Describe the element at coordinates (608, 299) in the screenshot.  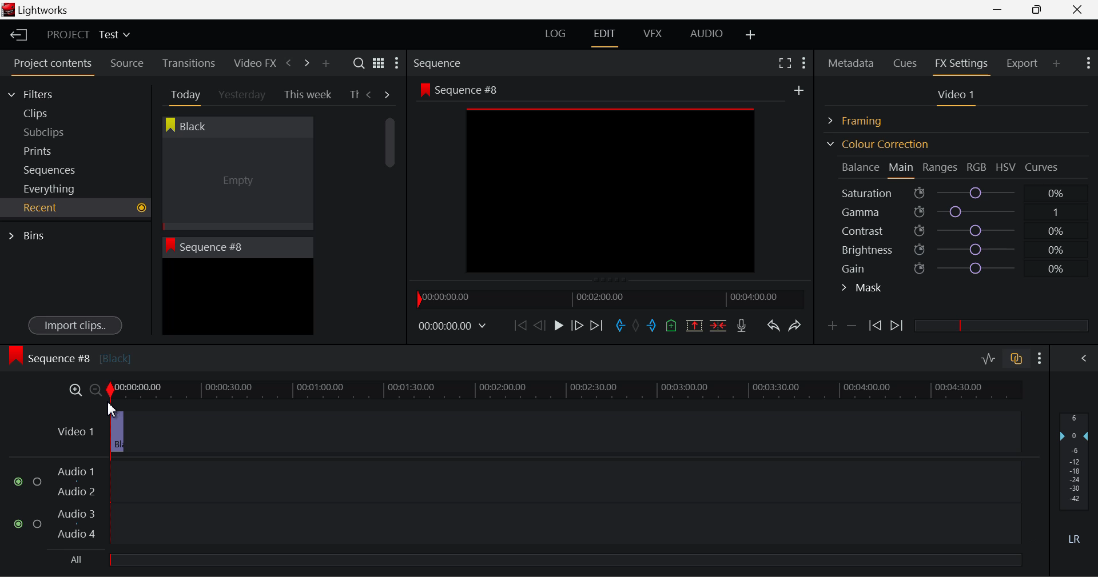
I see `Project Timeline Navigator` at that location.